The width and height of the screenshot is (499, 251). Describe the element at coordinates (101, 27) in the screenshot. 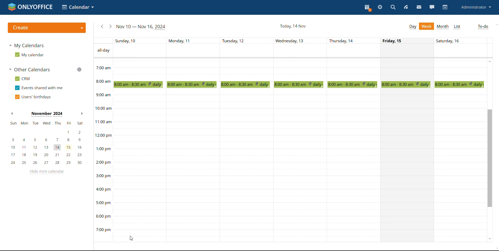

I see `previous week` at that location.